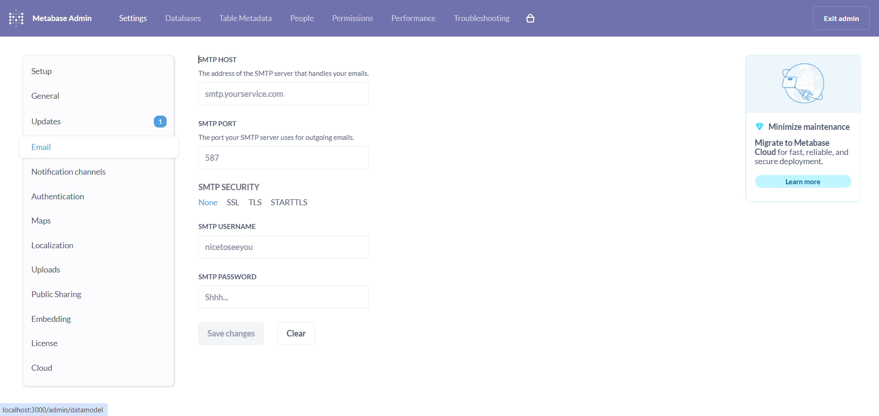 This screenshot has width=879, height=416. Describe the element at coordinates (245, 227) in the screenshot. I see `SMTP USERNAME HEADING` at that location.